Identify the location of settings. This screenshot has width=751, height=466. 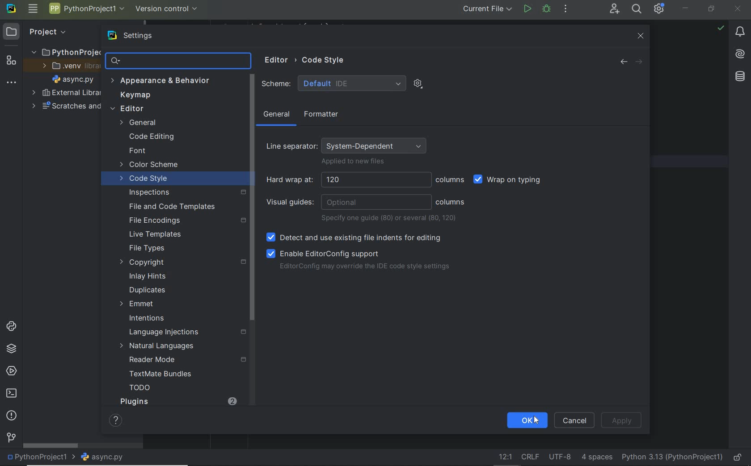
(142, 36).